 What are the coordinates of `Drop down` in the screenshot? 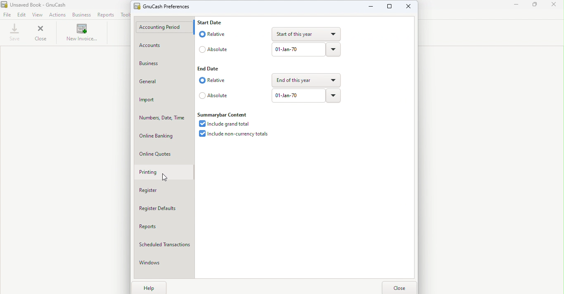 It's located at (334, 96).